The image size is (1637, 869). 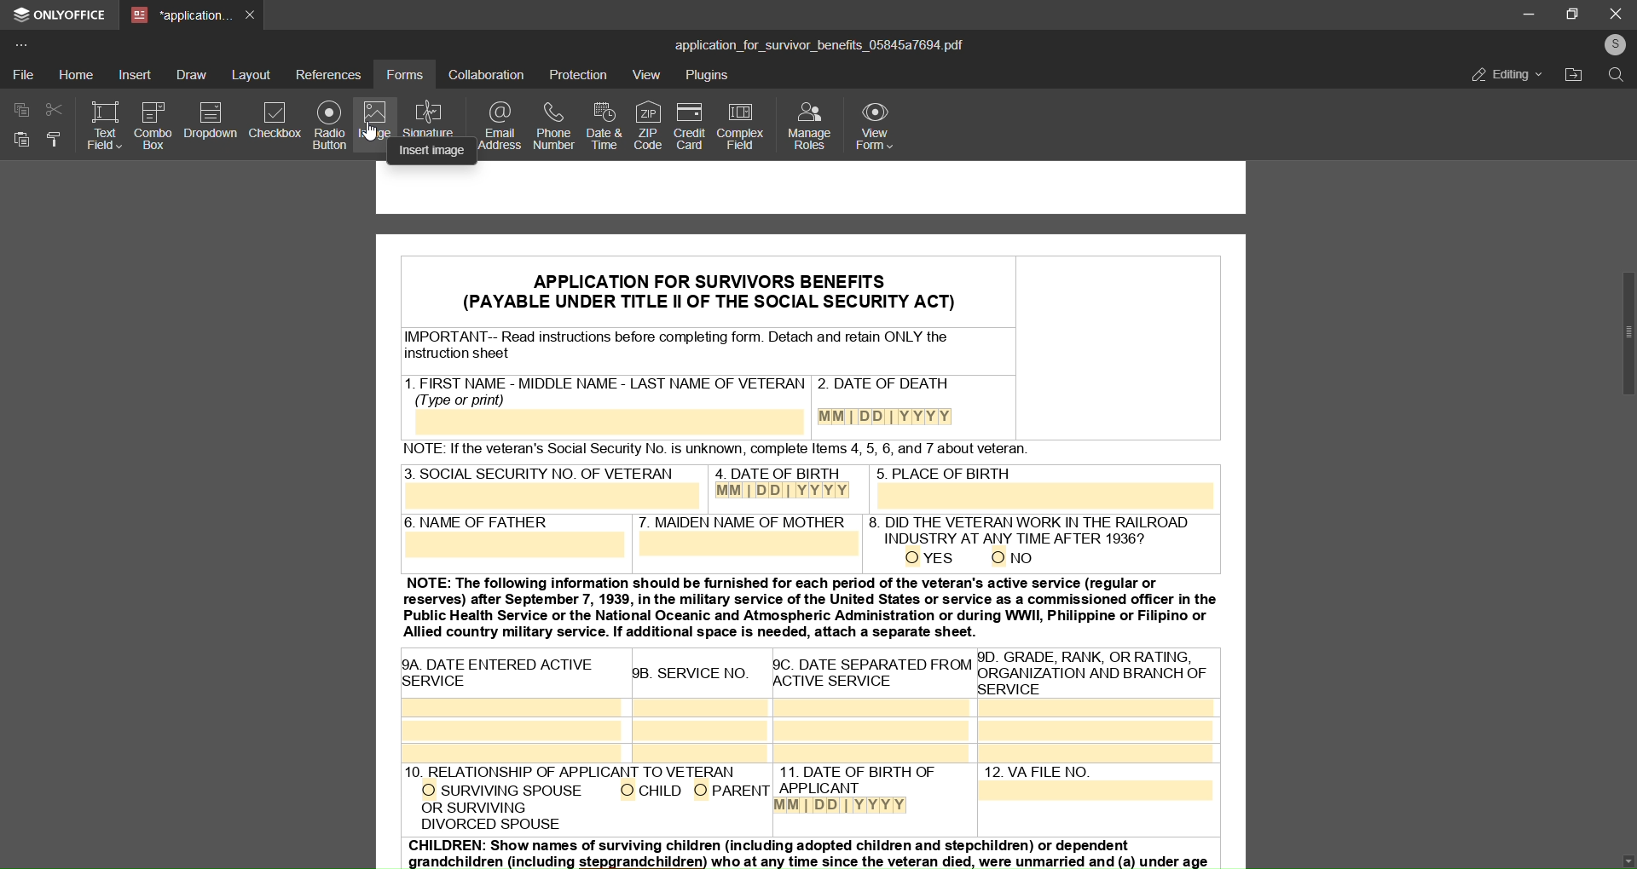 What do you see at coordinates (52, 142) in the screenshot?
I see `format` at bounding box center [52, 142].